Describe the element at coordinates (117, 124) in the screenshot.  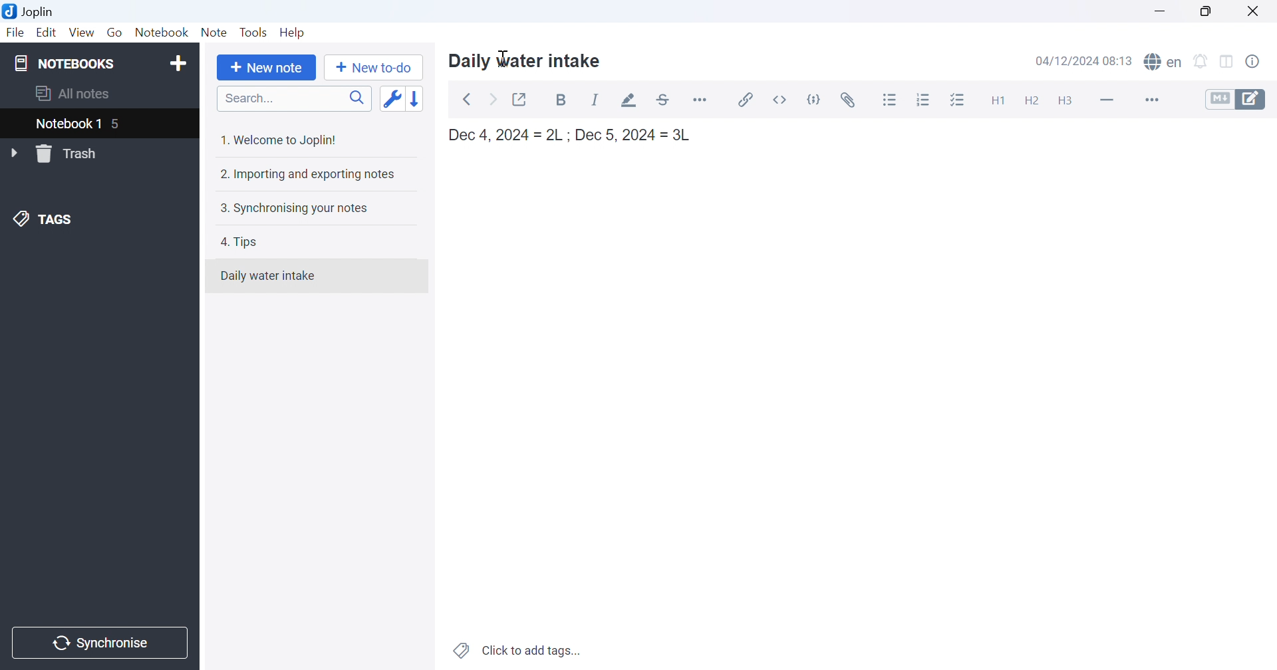
I see `4` at that location.